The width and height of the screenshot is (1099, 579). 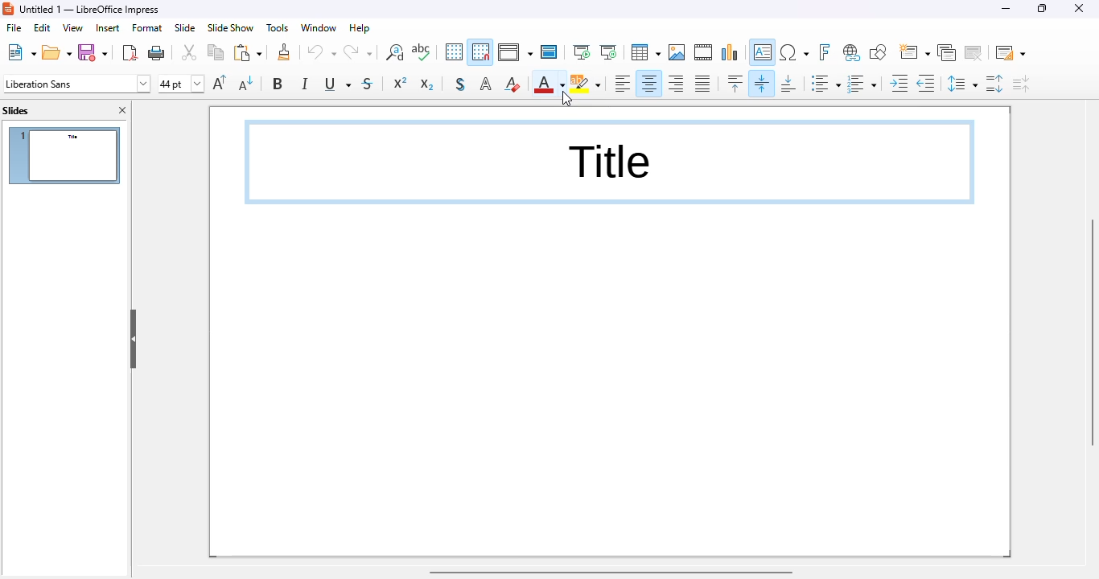 I want to click on close, so click(x=1079, y=8).